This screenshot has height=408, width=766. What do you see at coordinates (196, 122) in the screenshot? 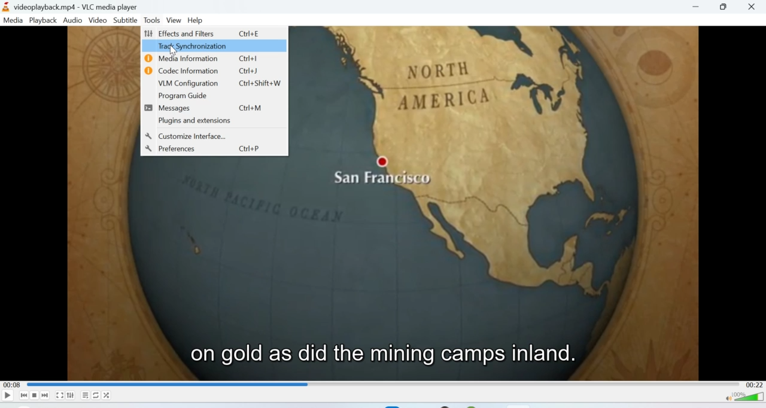
I see `Plugins and extensions` at bounding box center [196, 122].